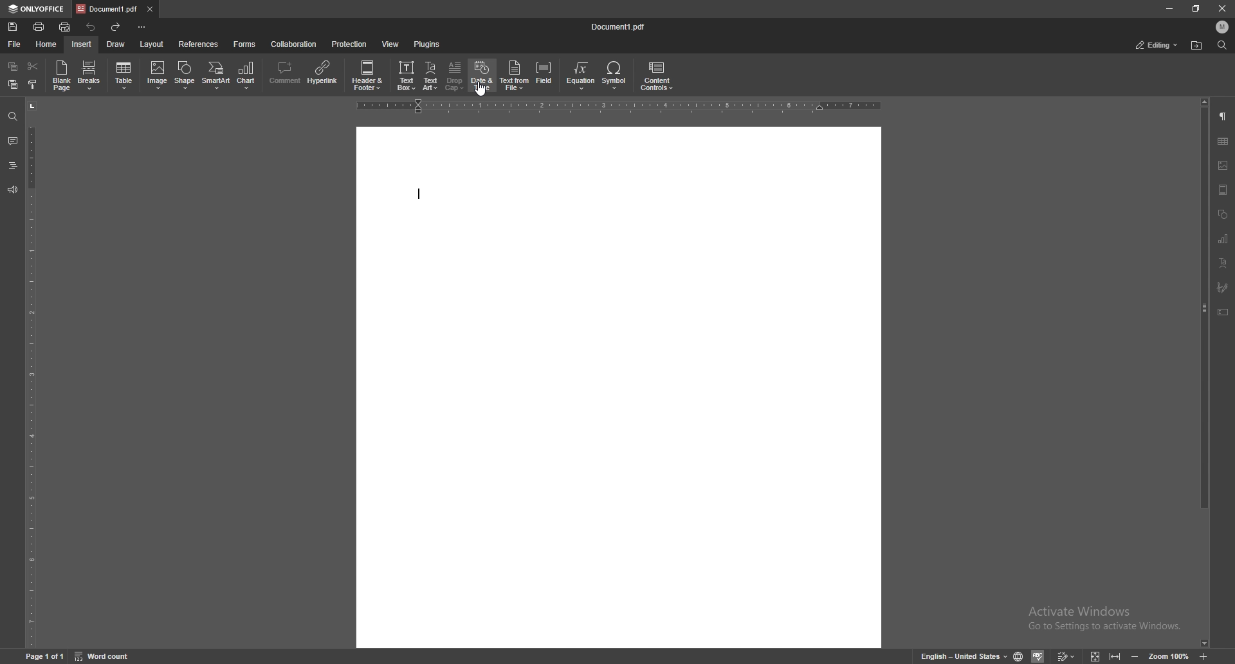 The width and height of the screenshot is (1235, 664). Describe the element at coordinates (198, 44) in the screenshot. I see `references` at that location.